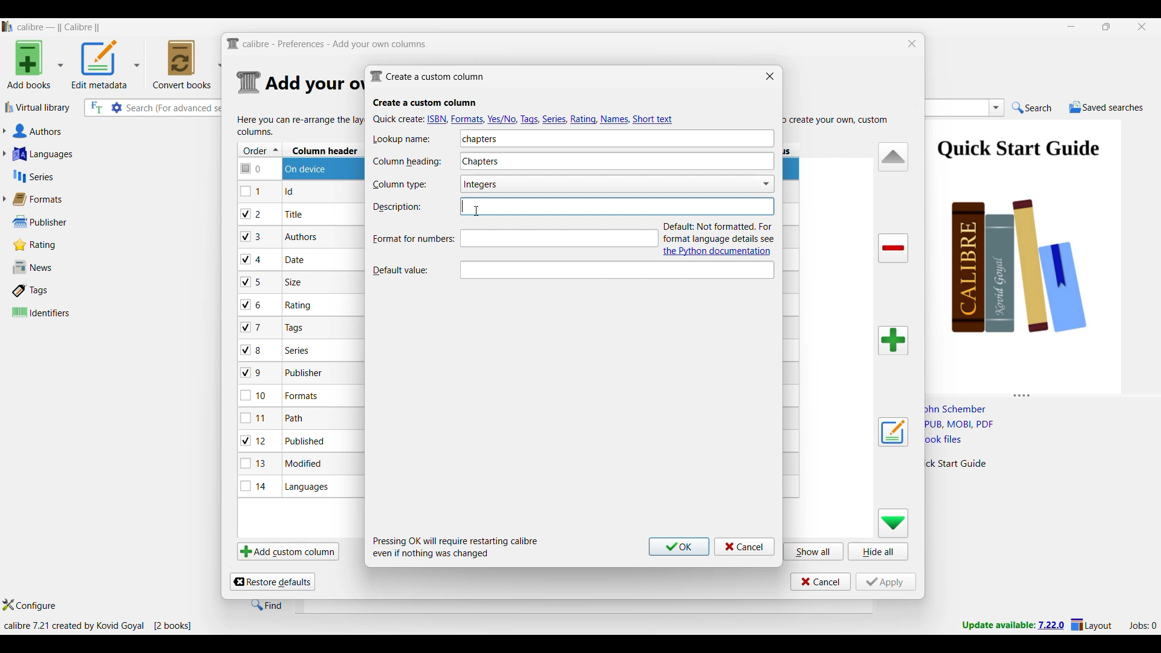 This screenshot has width=1161, height=653. What do you see at coordinates (252, 349) in the screenshot?
I see `checkbox - 8` at bounding box center [252, 349].